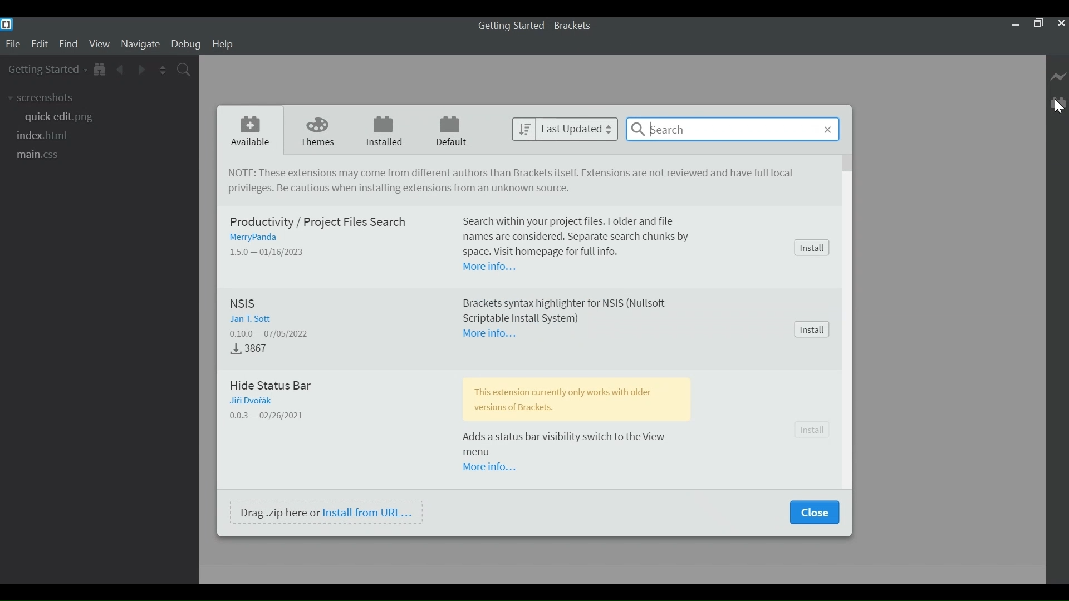 Image resolution: width=1069 pixels, height=601 pixels. What do you see at coordinates (68, 45) in the screenshot?
I see `Find` at bounding box center [68, 45].